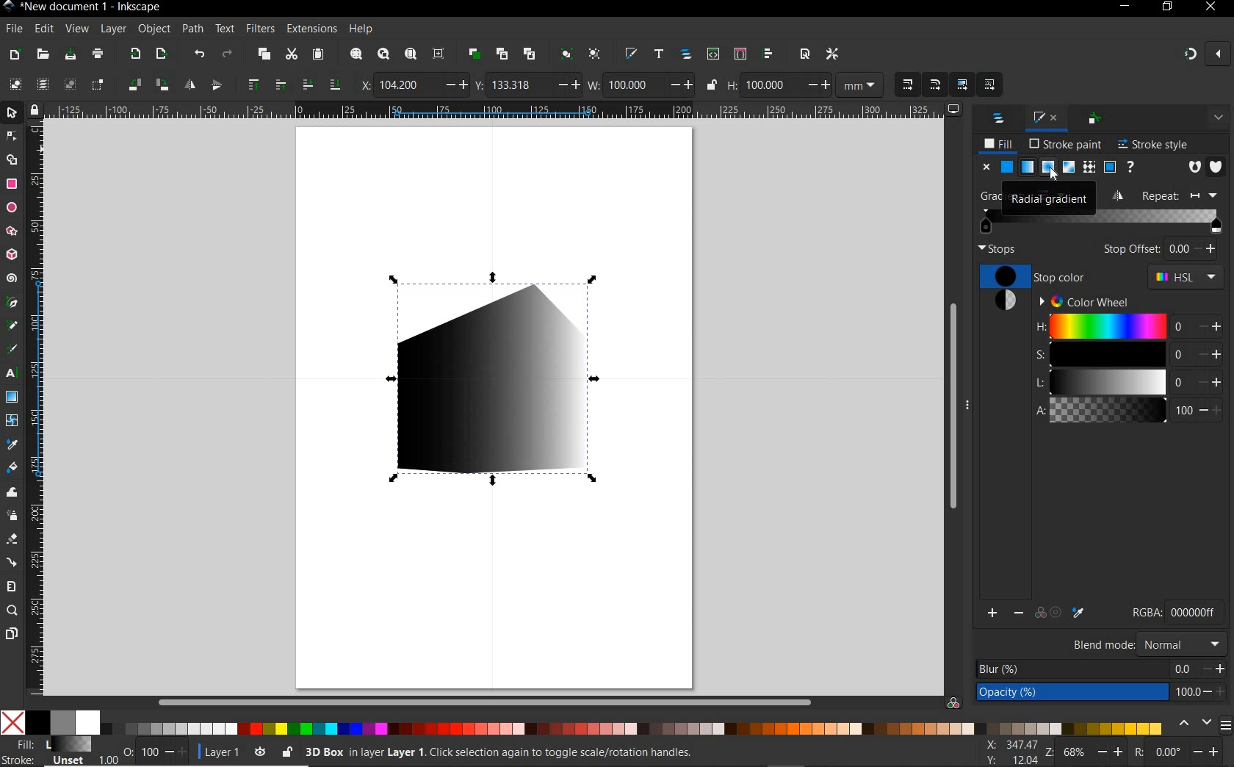 The height and width of the screenshot is (767, 1234). What do you see at coordinates (860, 84) in the screenshot?
I see `MEASUREMENTS` at bounding box center [860, 84].